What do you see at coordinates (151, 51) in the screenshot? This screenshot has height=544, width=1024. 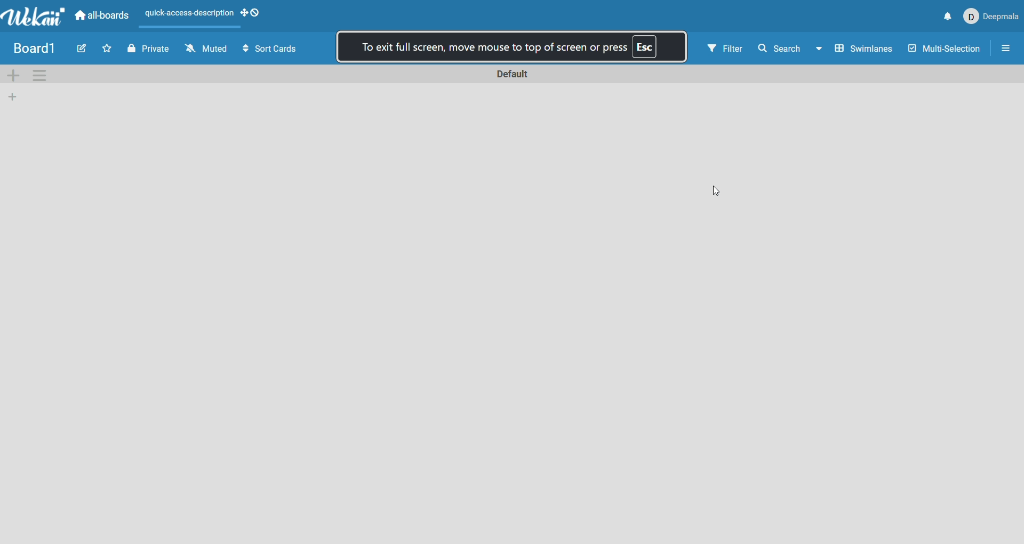 I see `private` at bounding box center [151, 51].